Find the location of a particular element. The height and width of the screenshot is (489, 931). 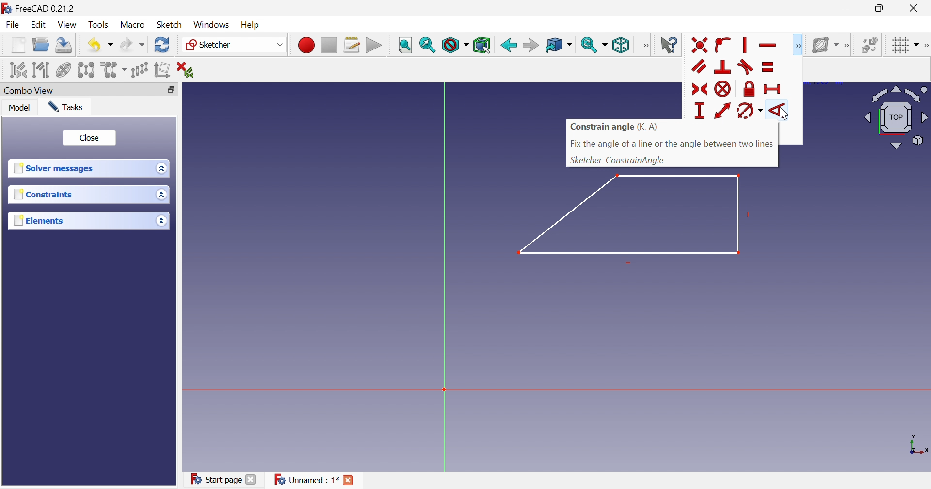

Fit all is located at coordinates (405, 44).